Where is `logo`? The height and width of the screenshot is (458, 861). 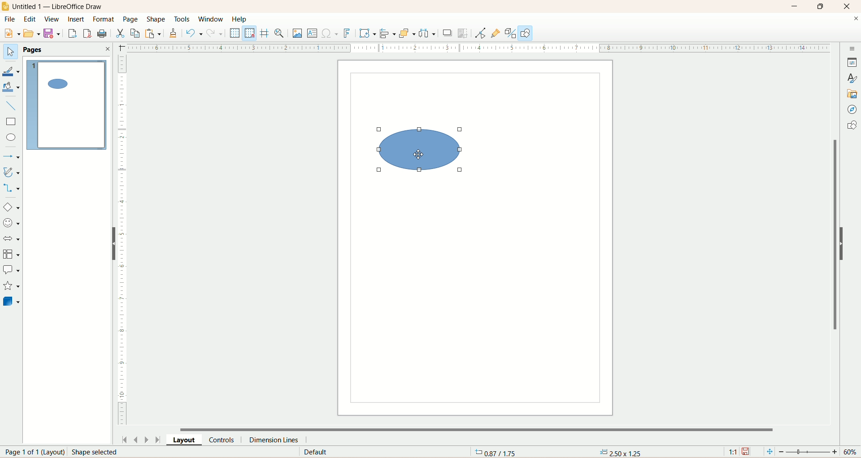
logo is located at coordinates (6, 6).